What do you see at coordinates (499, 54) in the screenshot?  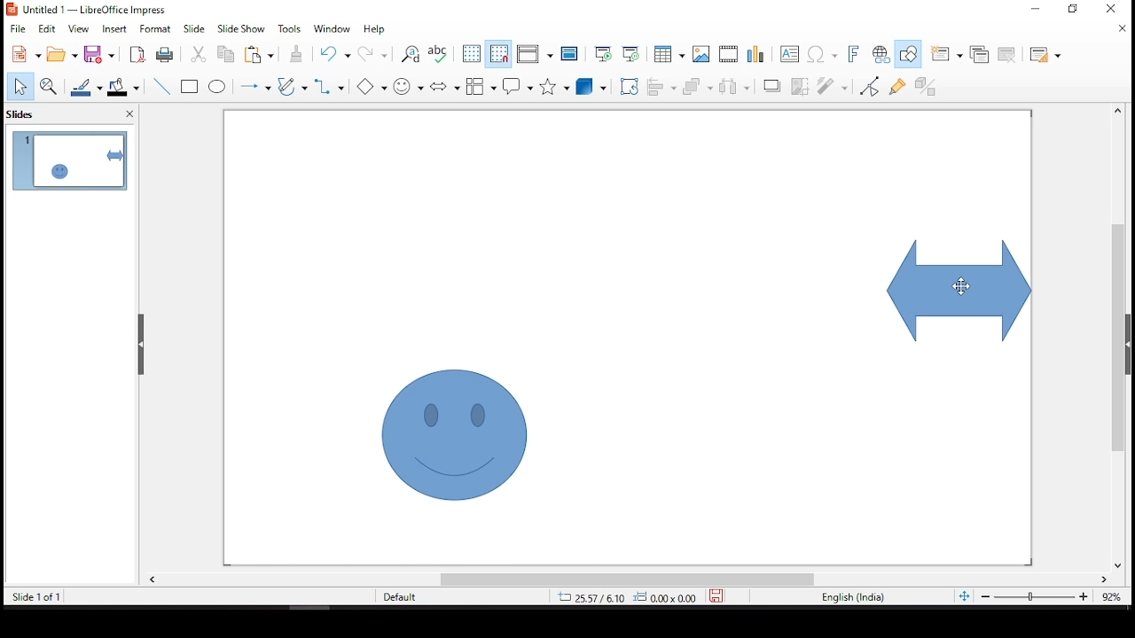 I see `snap to grid` at bounding box center [499, 54].